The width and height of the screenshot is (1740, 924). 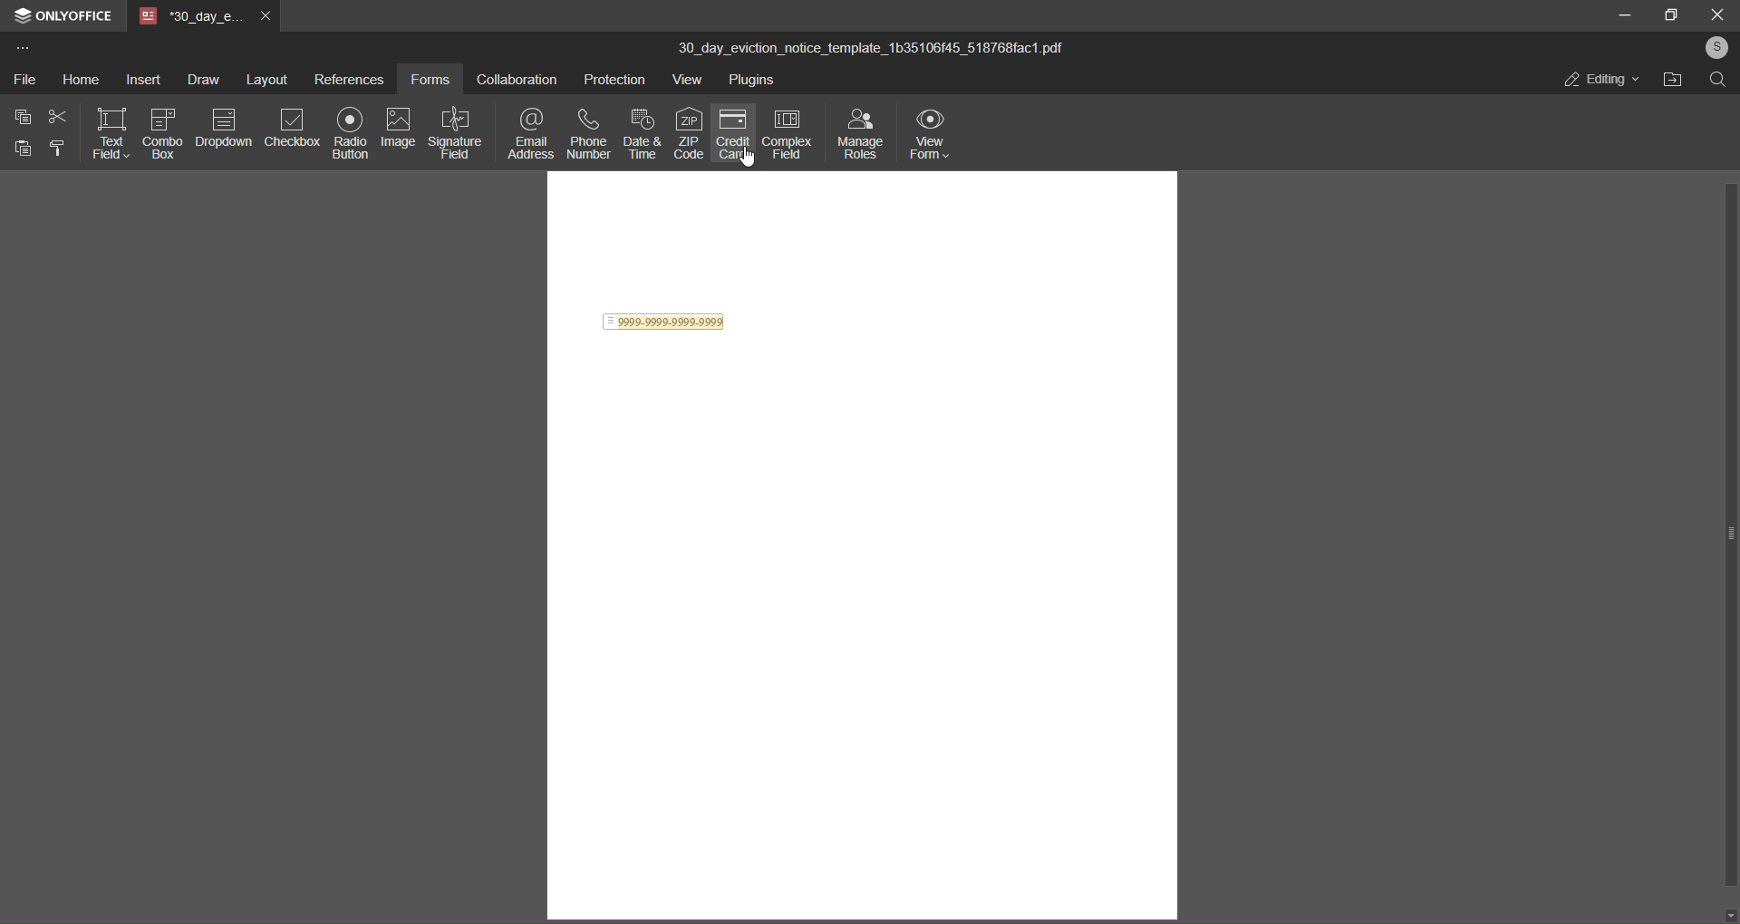 What do you see at coordinates (1670, 14) in the screenshot?
I see `maximize` at bounding box center [1670, 14].